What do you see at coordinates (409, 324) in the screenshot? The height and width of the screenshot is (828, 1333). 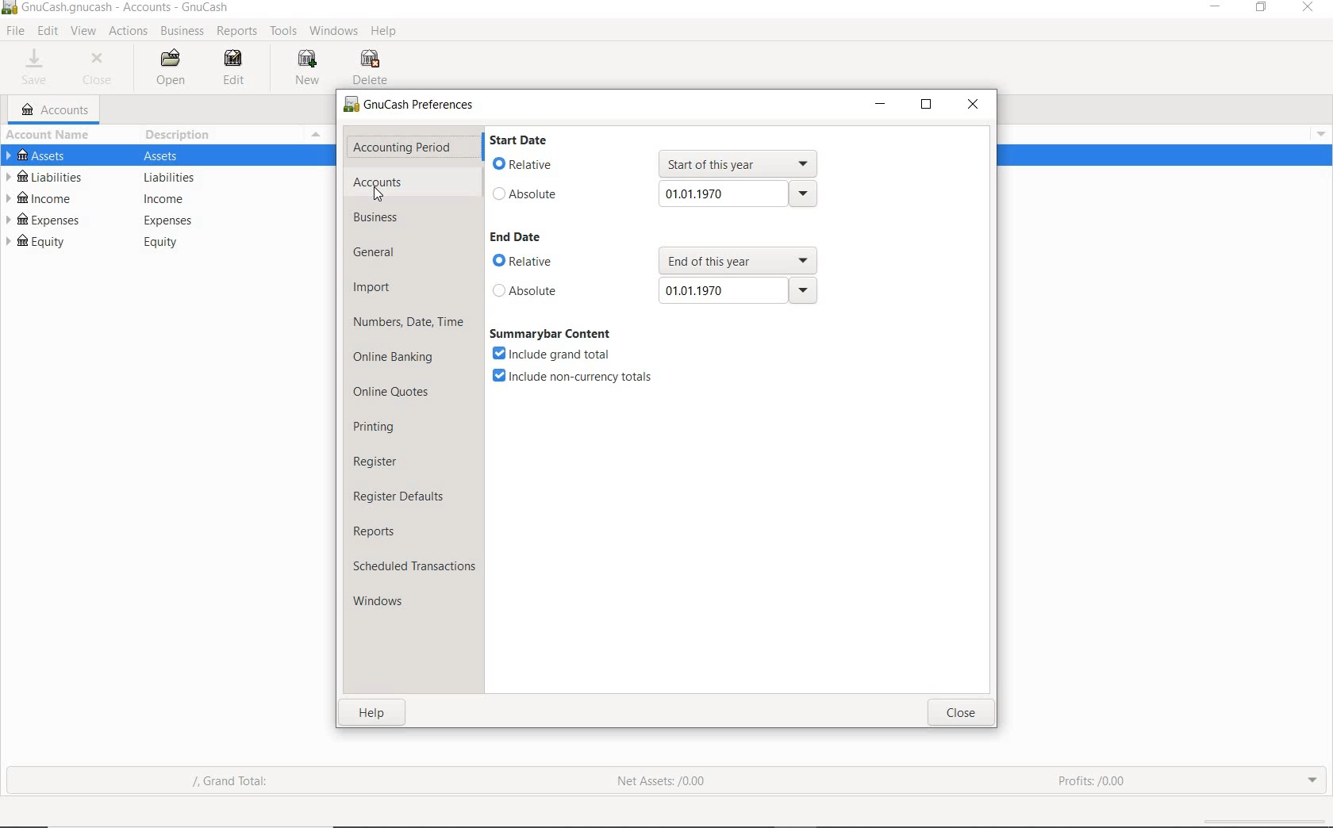 I see `numbers, date, time` at bounding box center [409, 324].